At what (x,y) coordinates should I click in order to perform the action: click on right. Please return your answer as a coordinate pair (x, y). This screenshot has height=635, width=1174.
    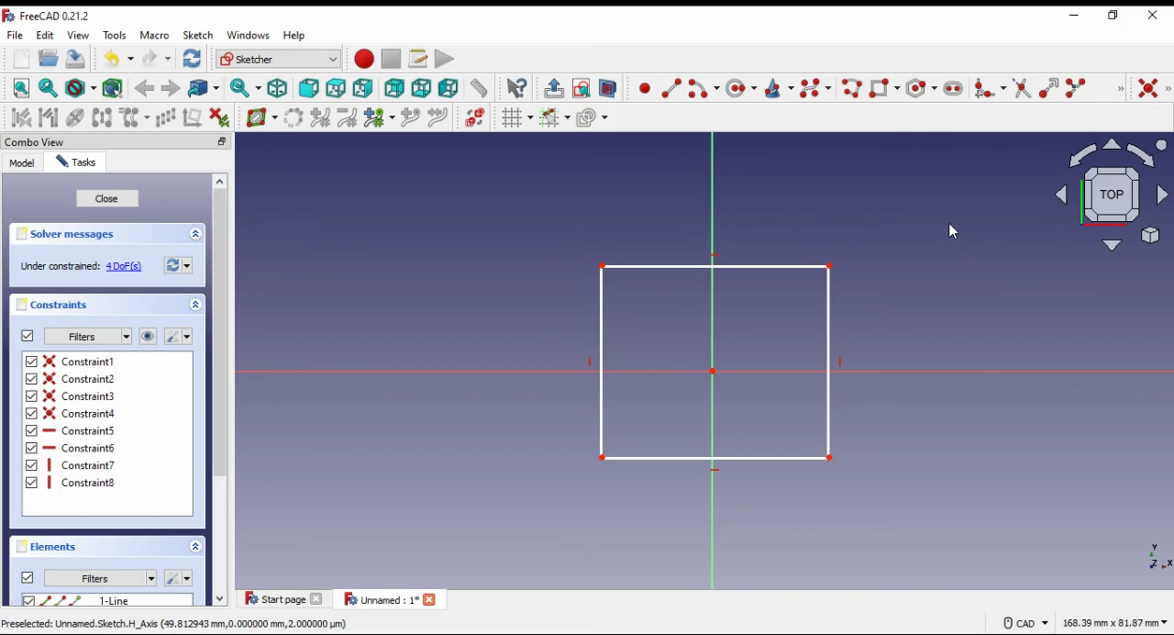
    Looking at the image, I should click on (362, 88).